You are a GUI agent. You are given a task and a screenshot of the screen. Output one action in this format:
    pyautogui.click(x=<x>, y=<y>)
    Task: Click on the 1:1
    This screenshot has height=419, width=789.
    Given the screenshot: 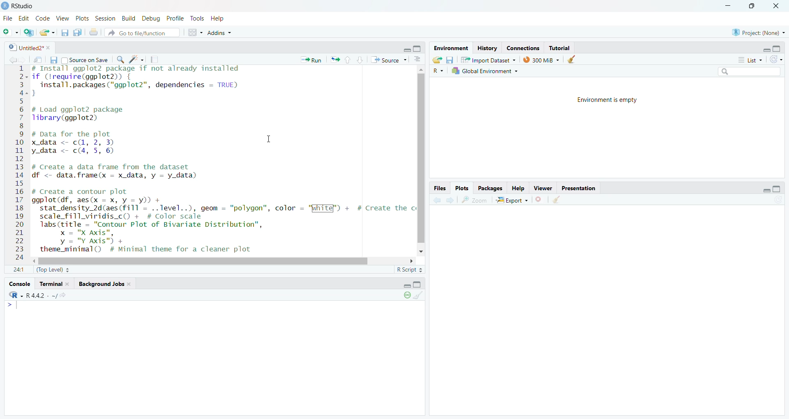 What is the action you would take?
    pyautogui.click(x=18, y=271)
    